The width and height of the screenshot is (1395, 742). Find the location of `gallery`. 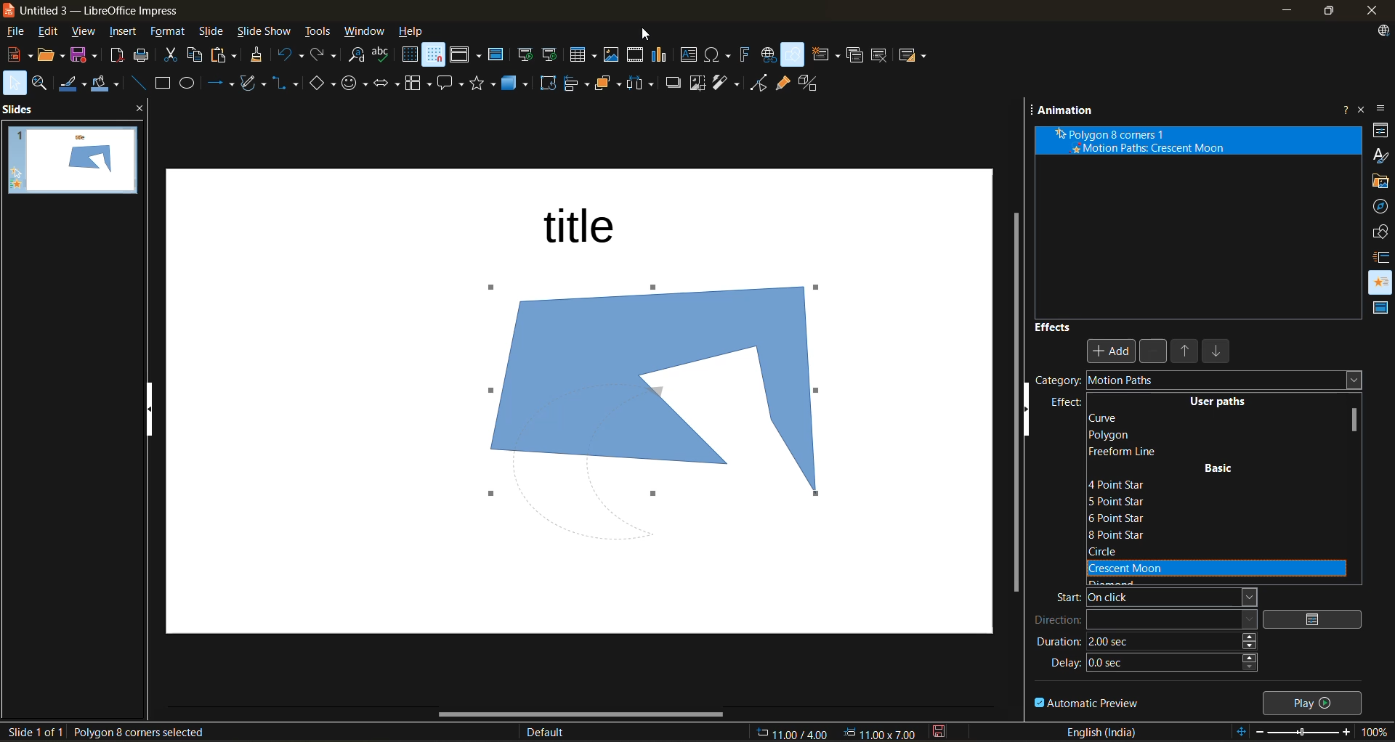

gallery is located at coordinates (1380, 183).